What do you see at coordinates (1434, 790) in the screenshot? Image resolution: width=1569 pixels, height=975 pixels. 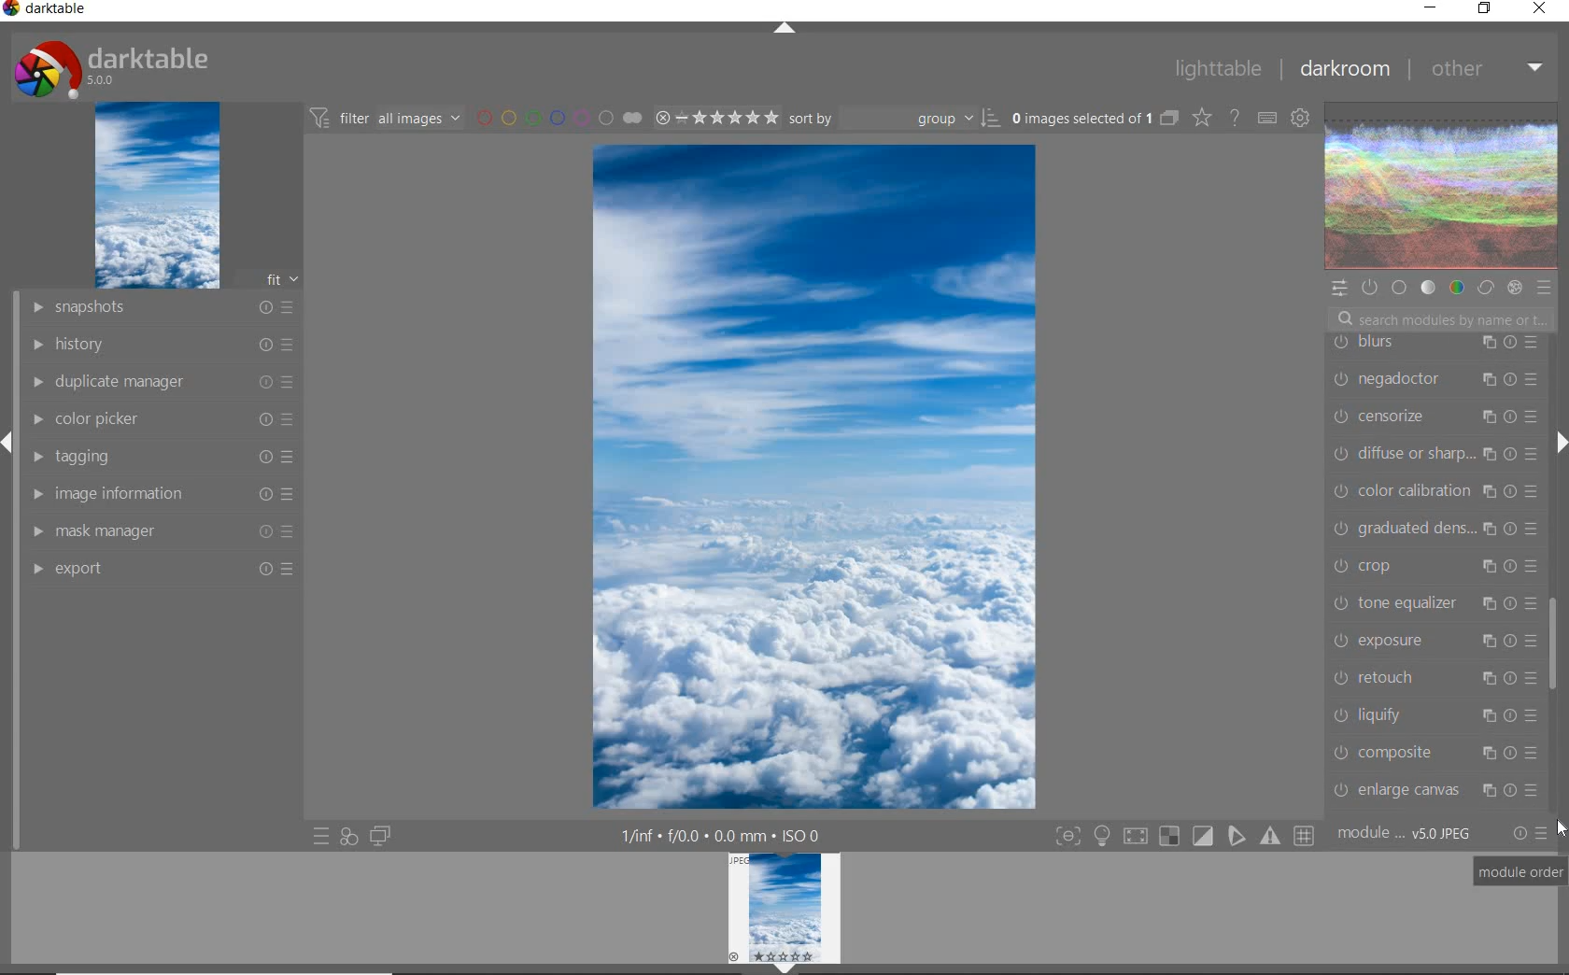 I see `enlarge canvas` at bounding box center [1434, 790].